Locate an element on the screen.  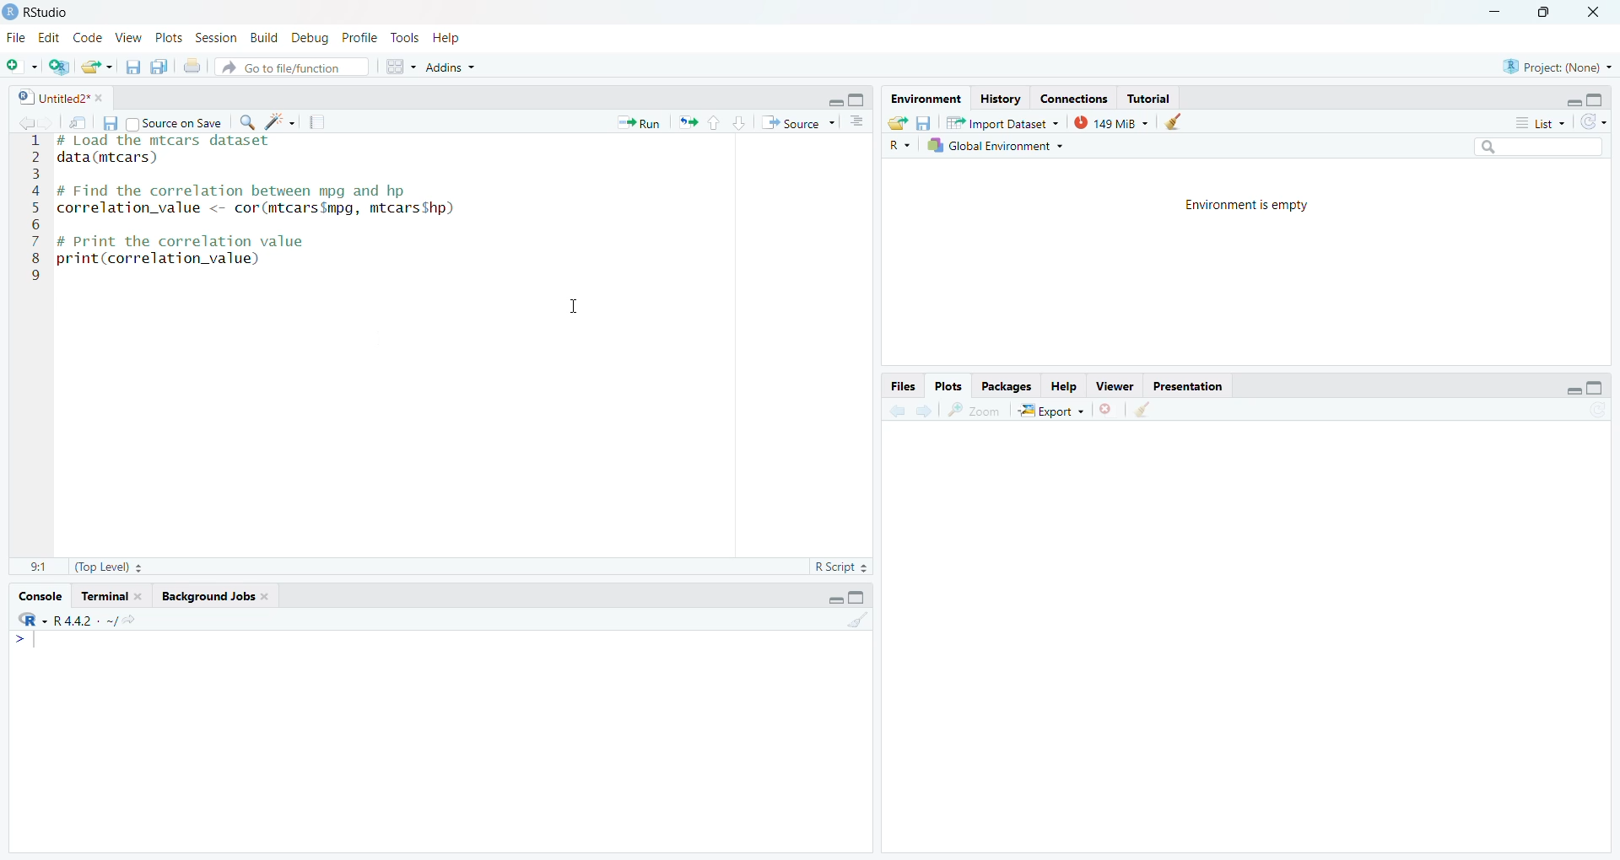
Maximize is located at coordinates (1598, 99).